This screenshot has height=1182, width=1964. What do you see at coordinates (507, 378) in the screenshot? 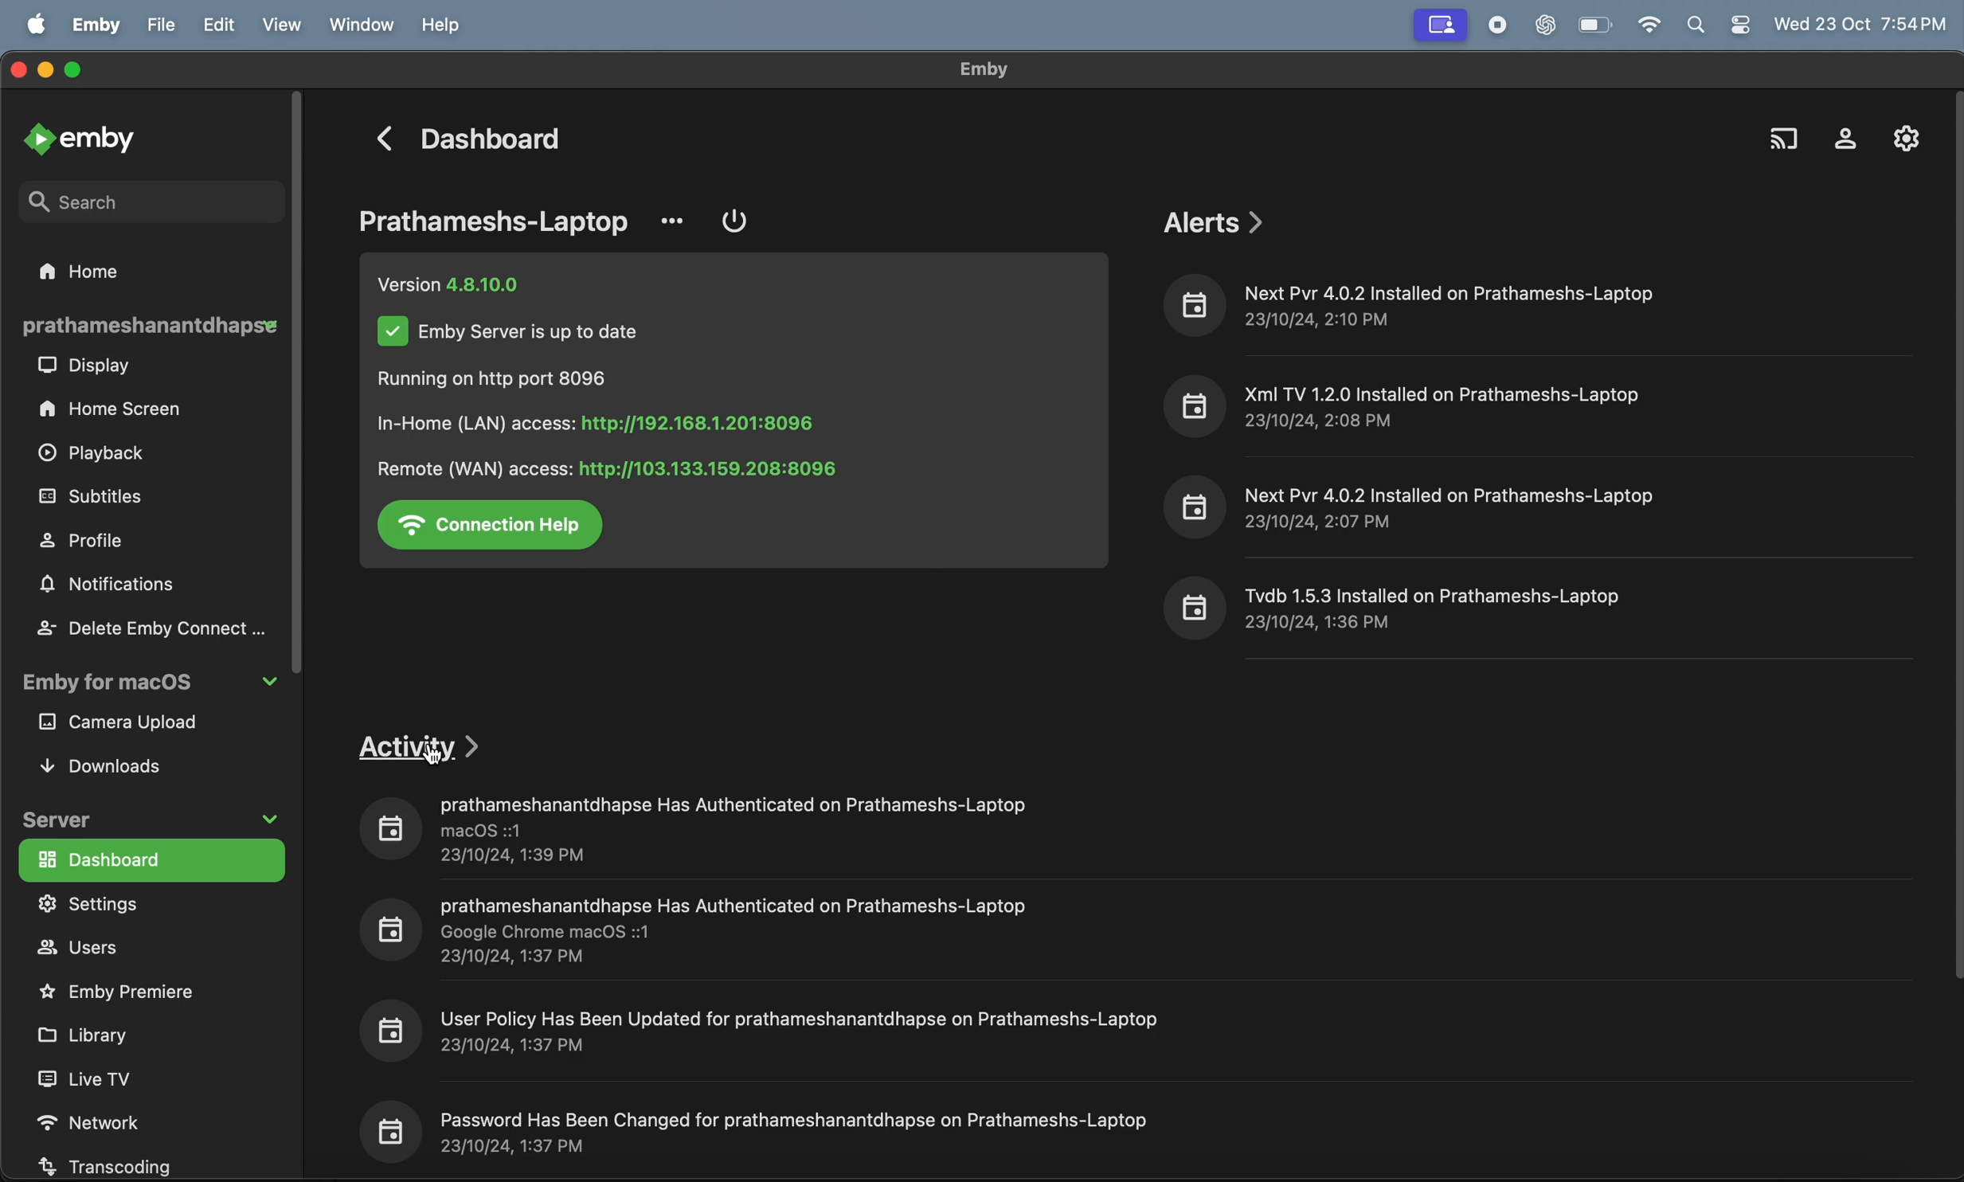
I see `Running on http port 8096` at bounding box center [507, 378].